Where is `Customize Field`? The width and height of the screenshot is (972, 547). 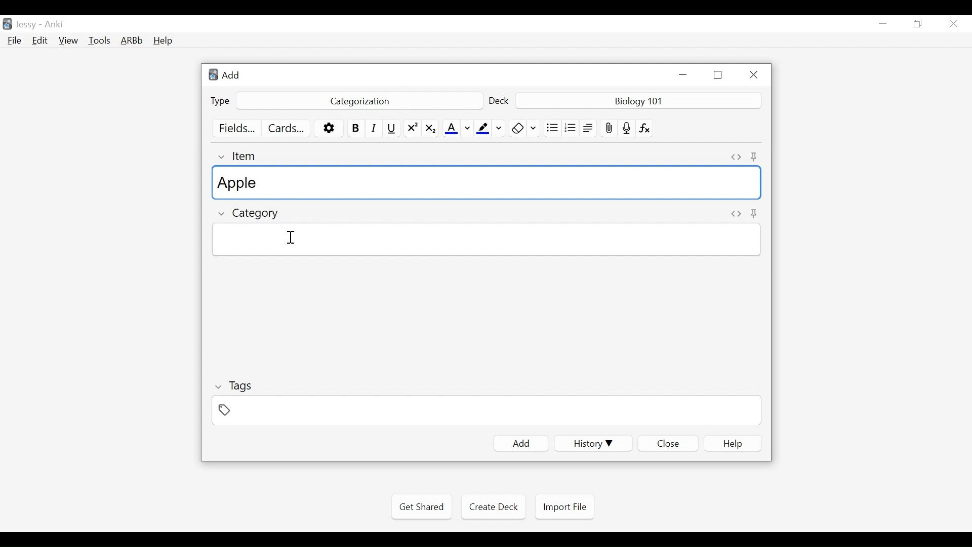
Customize Field is located at coordinates (236, 128).